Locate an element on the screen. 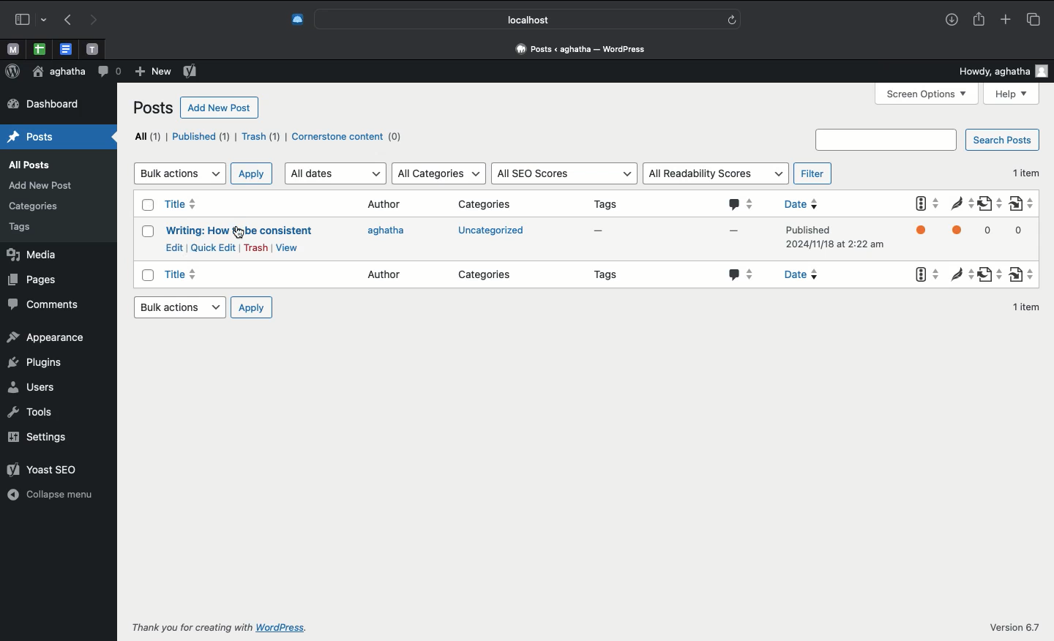 The image size is (1054, 641). All is located at coordinates (145, 136).